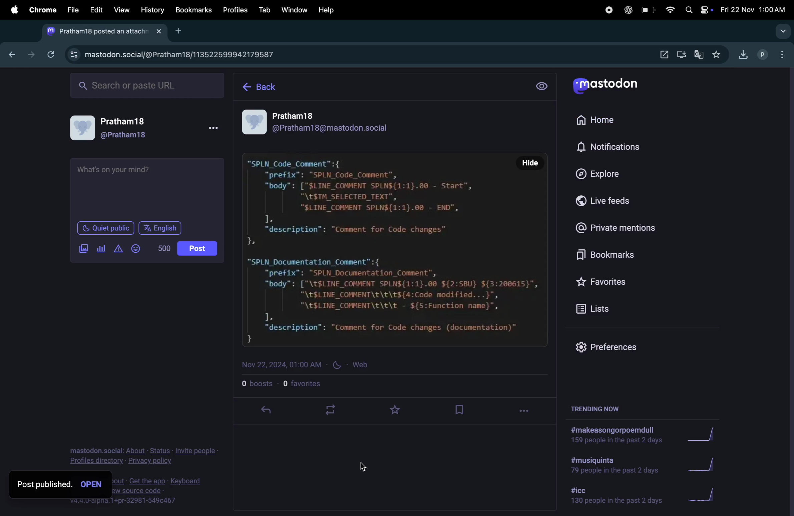 The width and height of the screenshot is (794, 516). What do you see at coordinates (780, 53) in the screenshot?
I see `options` at bounding box center [780, 53].